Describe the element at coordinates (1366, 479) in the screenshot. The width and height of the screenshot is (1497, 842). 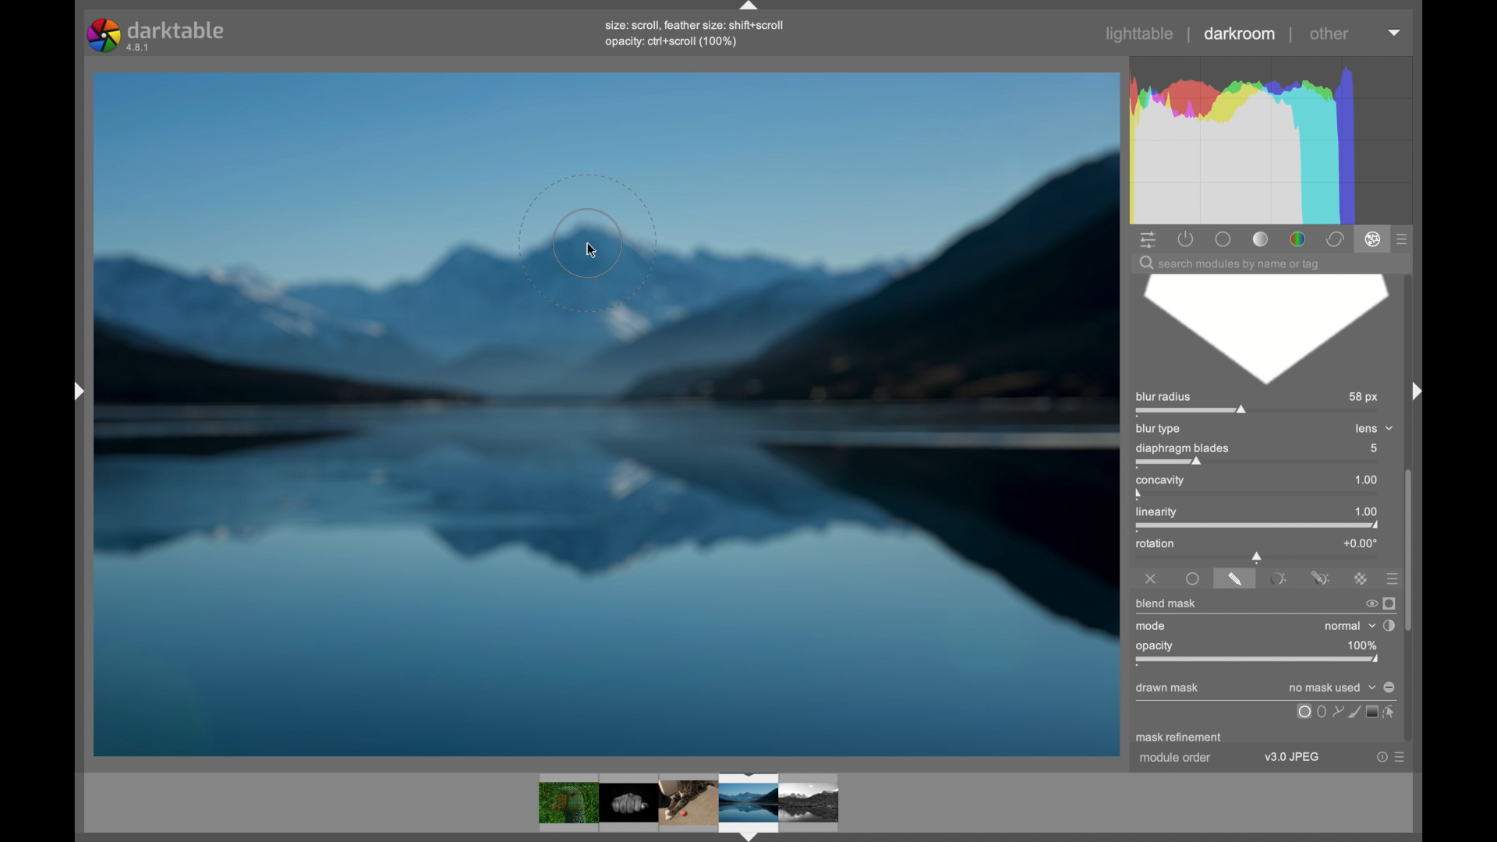
I see `1.00` at that location.